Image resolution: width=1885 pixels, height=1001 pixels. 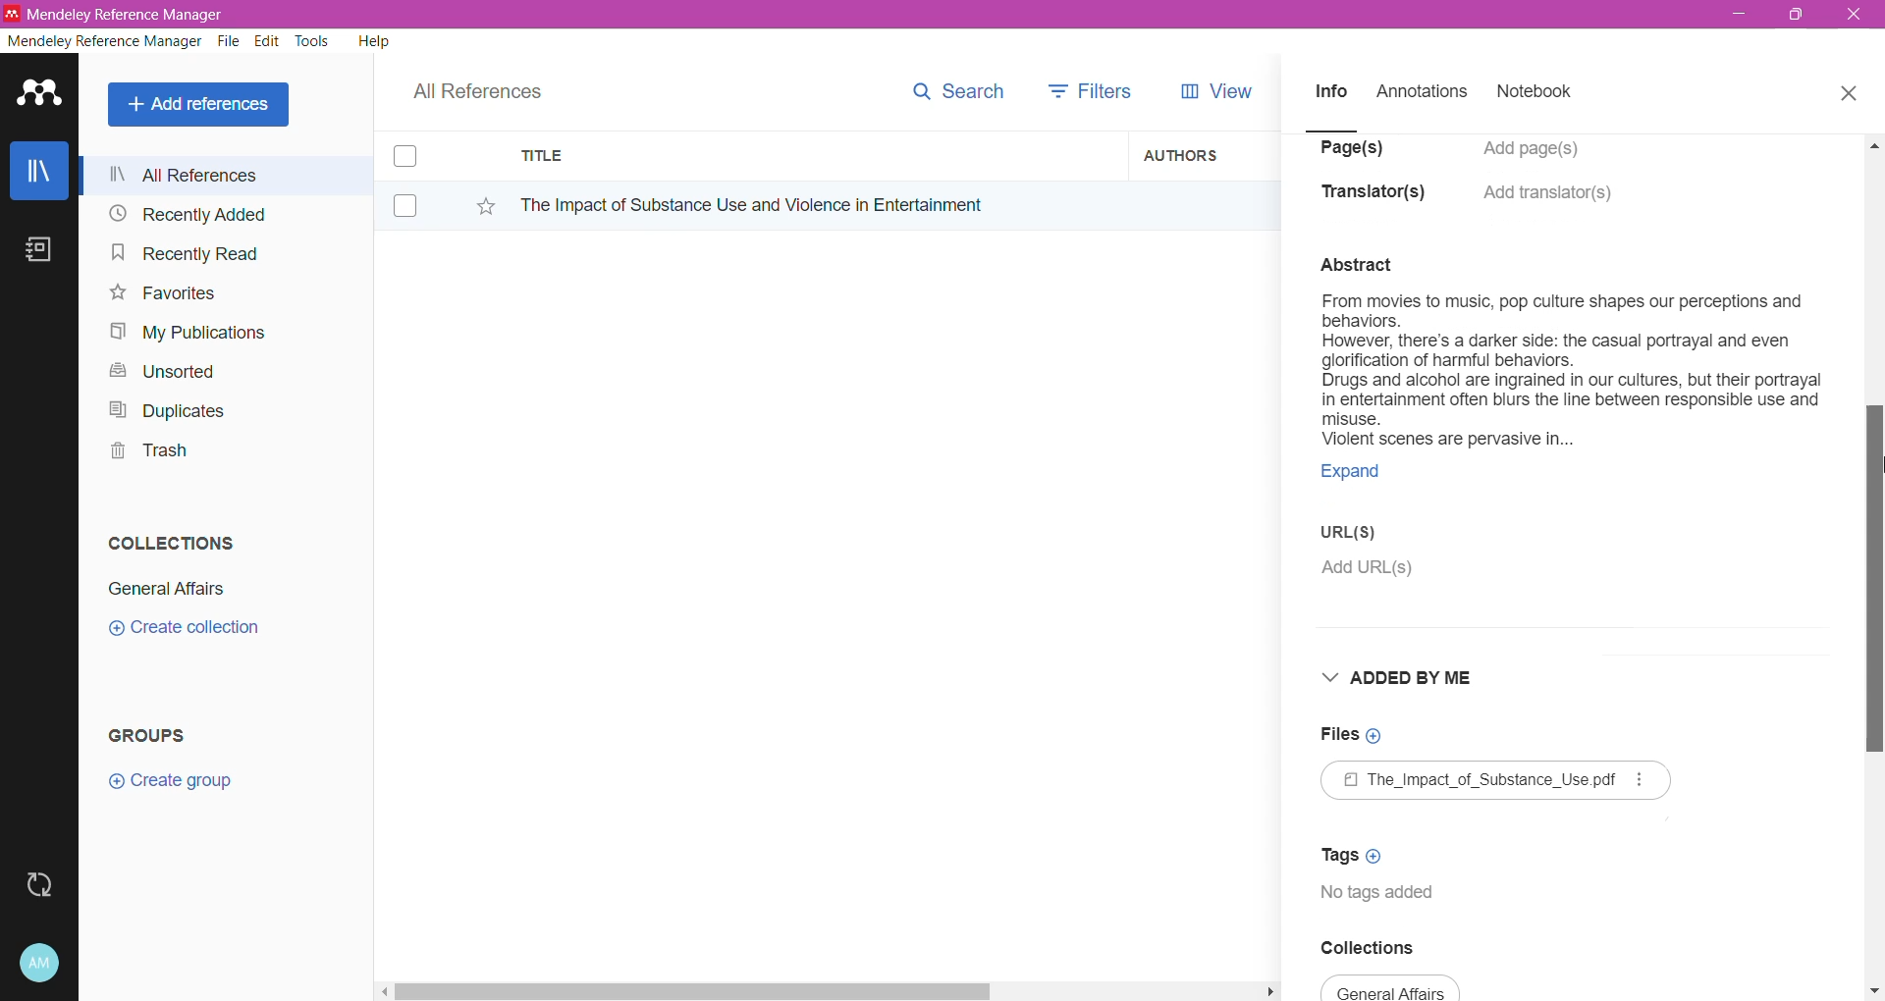 What do you see at coordinates (1332, 93) in the screenshot?
I see `info` at bounding box center [1332, 93].